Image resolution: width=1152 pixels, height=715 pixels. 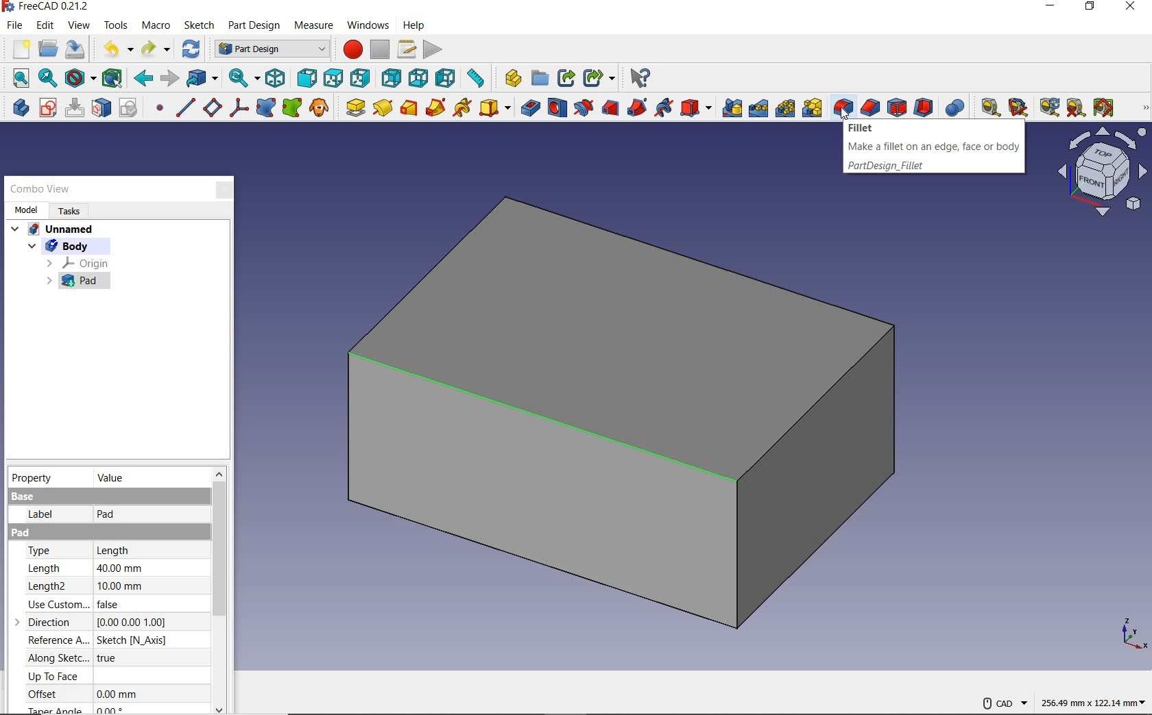 What do you see at coordinates (112, 550) in the screenshot?
I see `Length` at bounding box center [112, 550].